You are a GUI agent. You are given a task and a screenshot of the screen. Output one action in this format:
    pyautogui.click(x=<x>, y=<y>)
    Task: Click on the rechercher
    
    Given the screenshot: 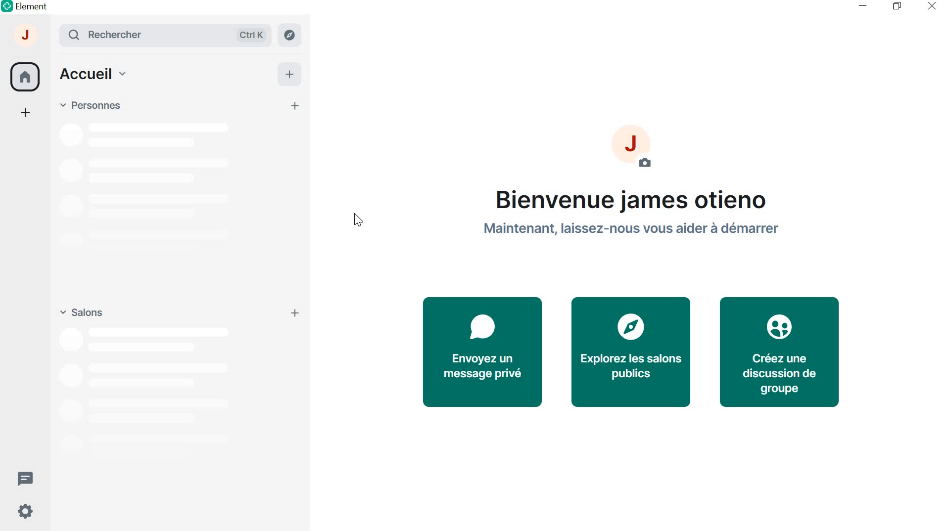 What is the action you would take?
    pyautogui.click(x=169, y=35)
    